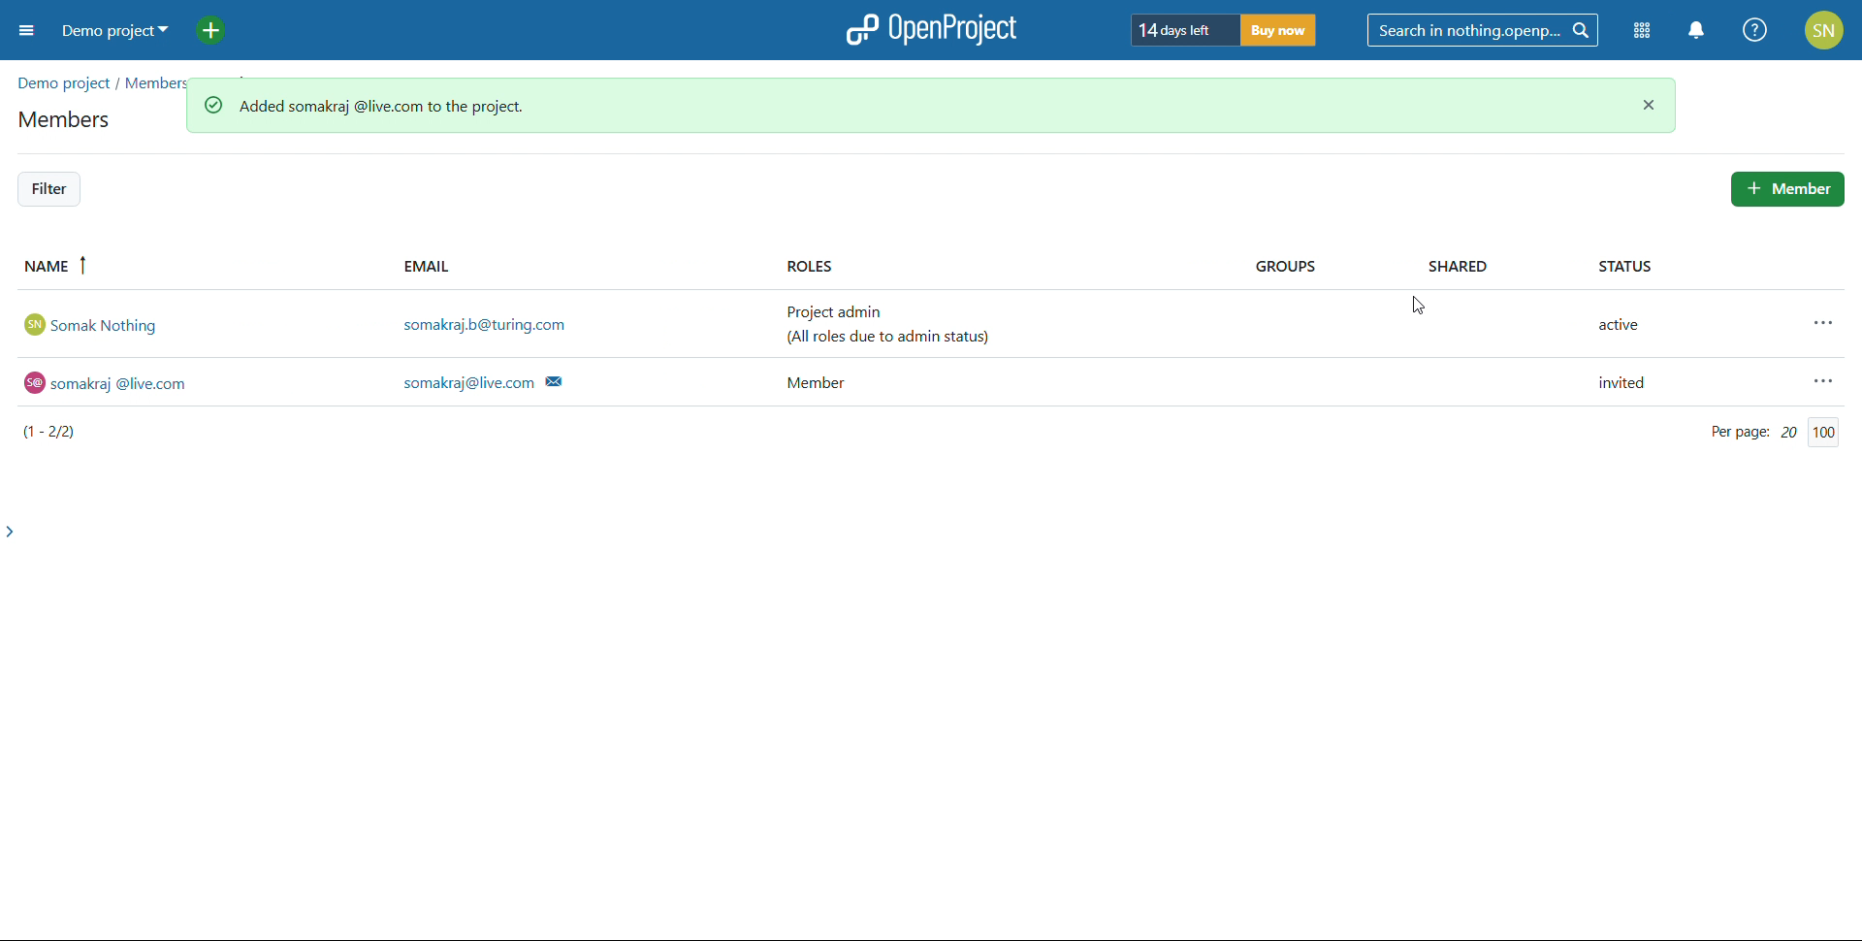 This screenshot has height=941, width=1862. I want to click on user added, so click(895, 113).